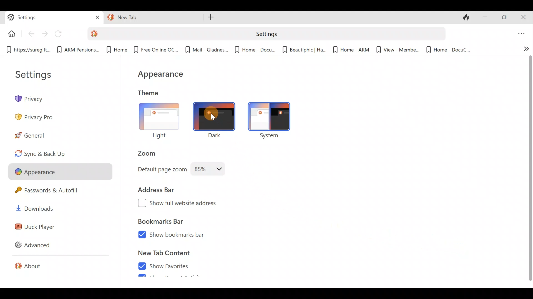 Image resolution: width=533 pixels, height=299 pixels. Describe the element at coordinates (217, 121) in the screenshot. I see `Dark` at that location.